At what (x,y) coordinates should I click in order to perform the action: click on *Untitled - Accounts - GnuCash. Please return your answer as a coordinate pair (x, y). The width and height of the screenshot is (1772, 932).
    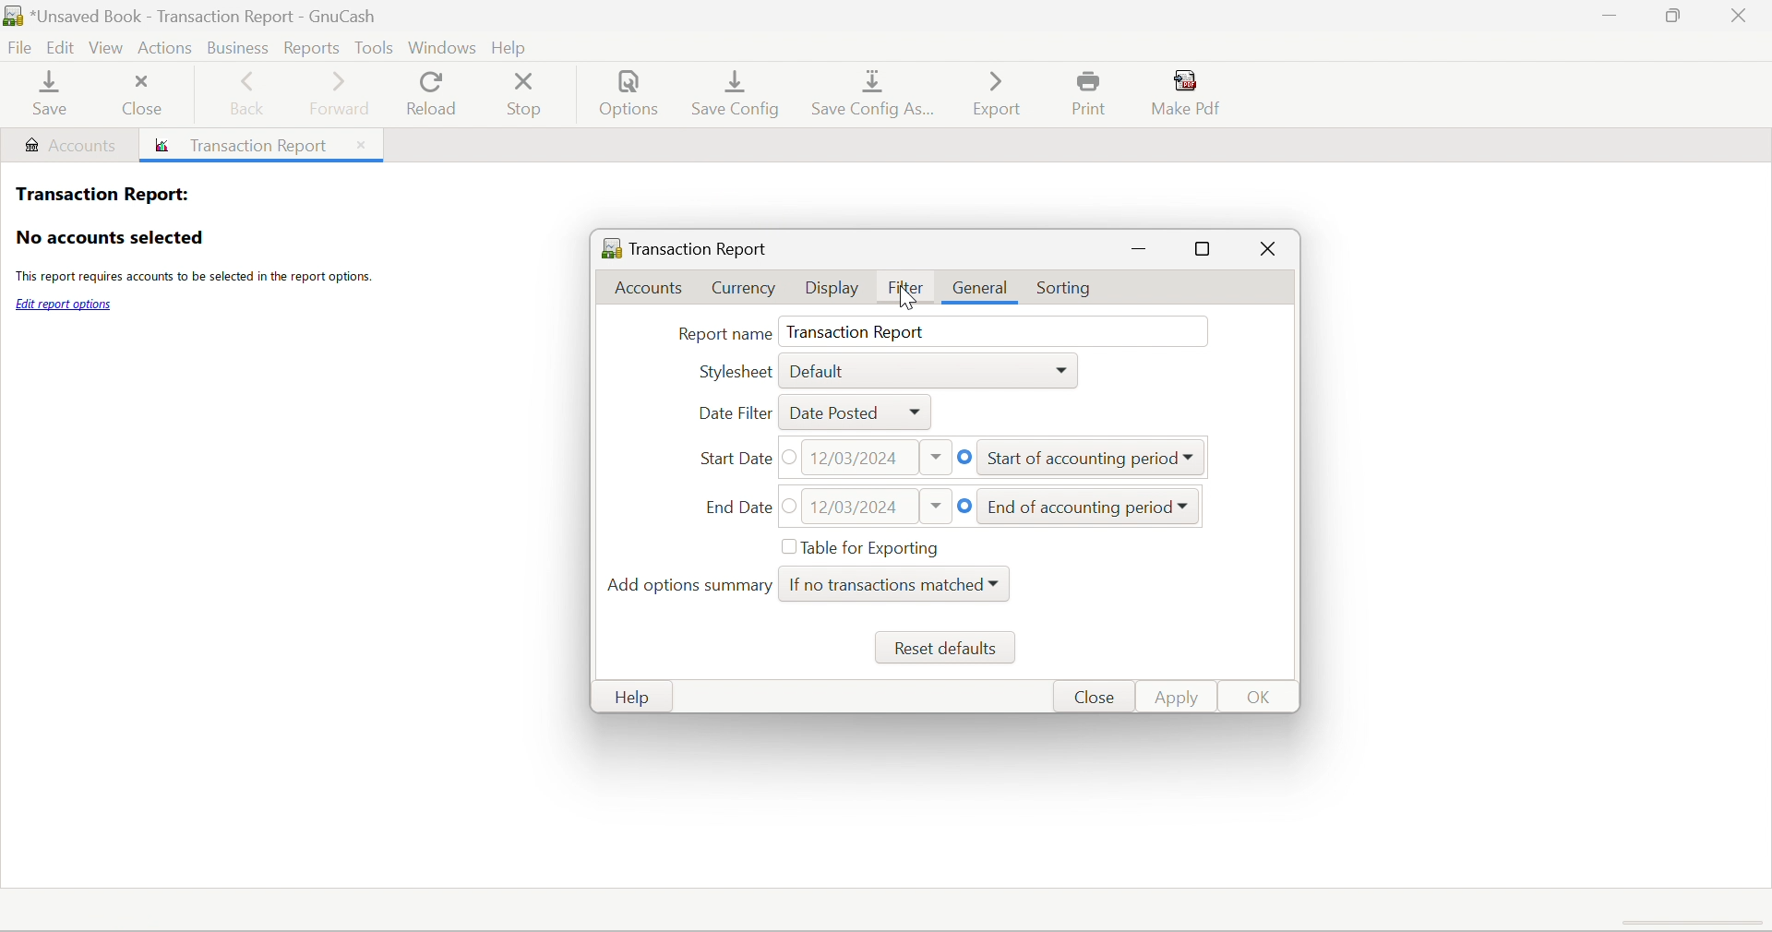
    Looking at the image, I should click on (209, 15).